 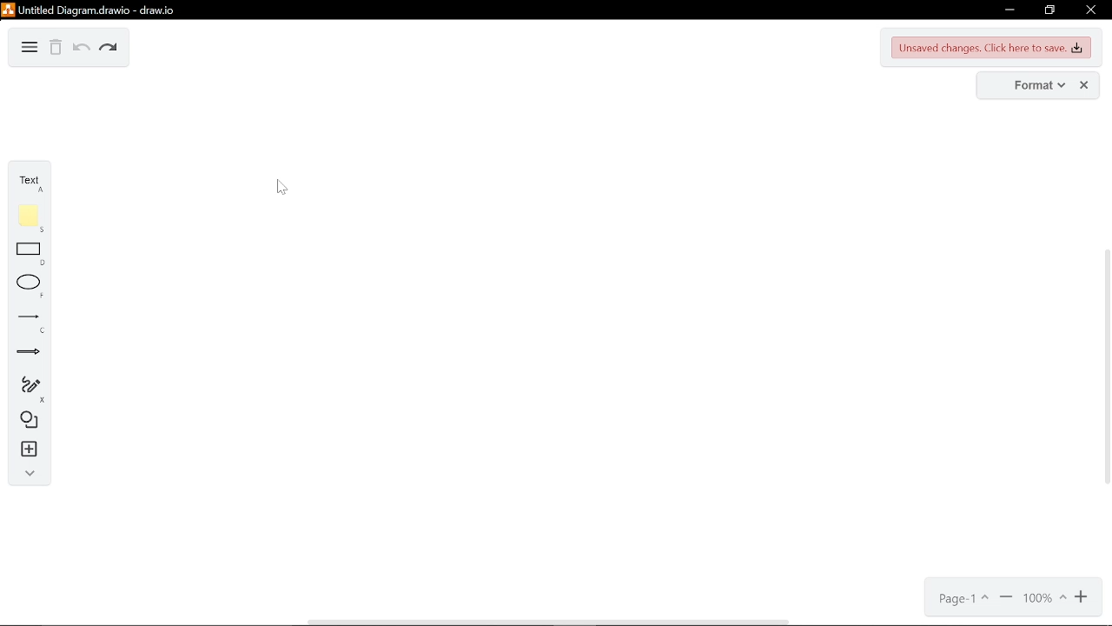 What do you see at coordinates (1006, 599) in the screenshot?
I see `zoom in` at bounding box center [1006, 599].